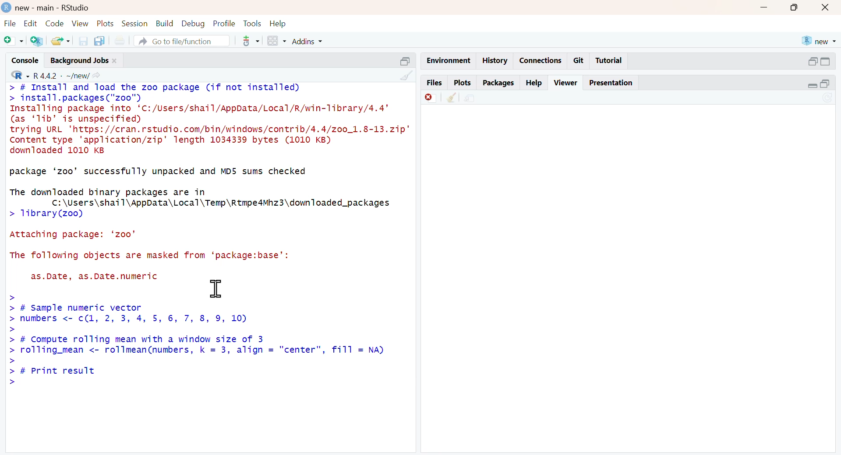  I want to click on The following objects are masked from ‘package:base’:, so click(150, 256).